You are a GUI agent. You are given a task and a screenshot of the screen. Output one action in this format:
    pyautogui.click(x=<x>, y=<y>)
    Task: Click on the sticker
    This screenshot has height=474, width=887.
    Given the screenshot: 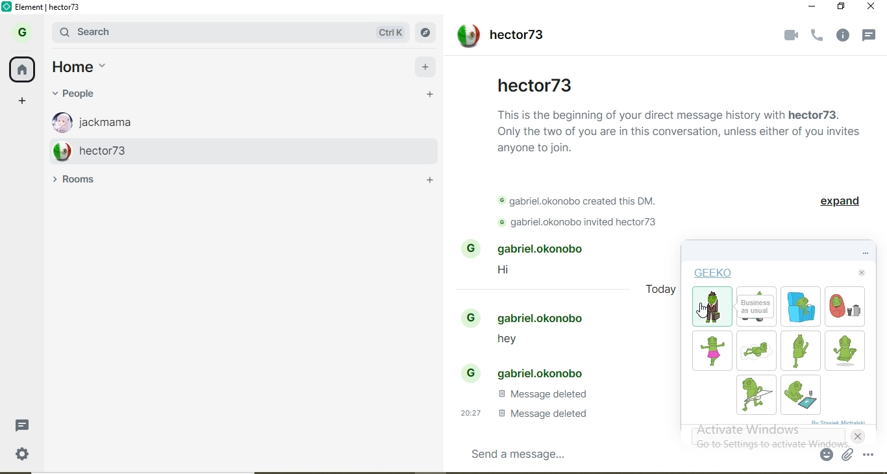 What is the action you would take?
    pyautogui.click(x=843, y=351)
    